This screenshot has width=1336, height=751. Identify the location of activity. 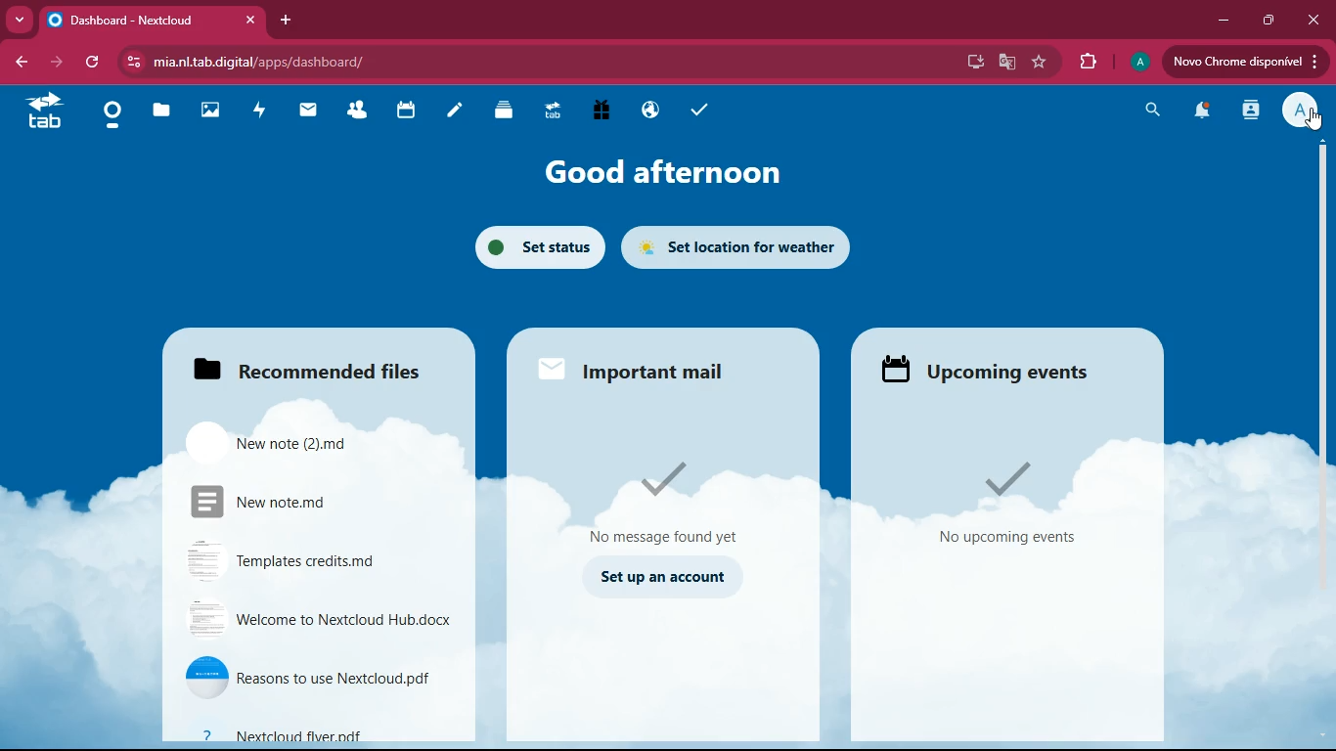
(256, 112).